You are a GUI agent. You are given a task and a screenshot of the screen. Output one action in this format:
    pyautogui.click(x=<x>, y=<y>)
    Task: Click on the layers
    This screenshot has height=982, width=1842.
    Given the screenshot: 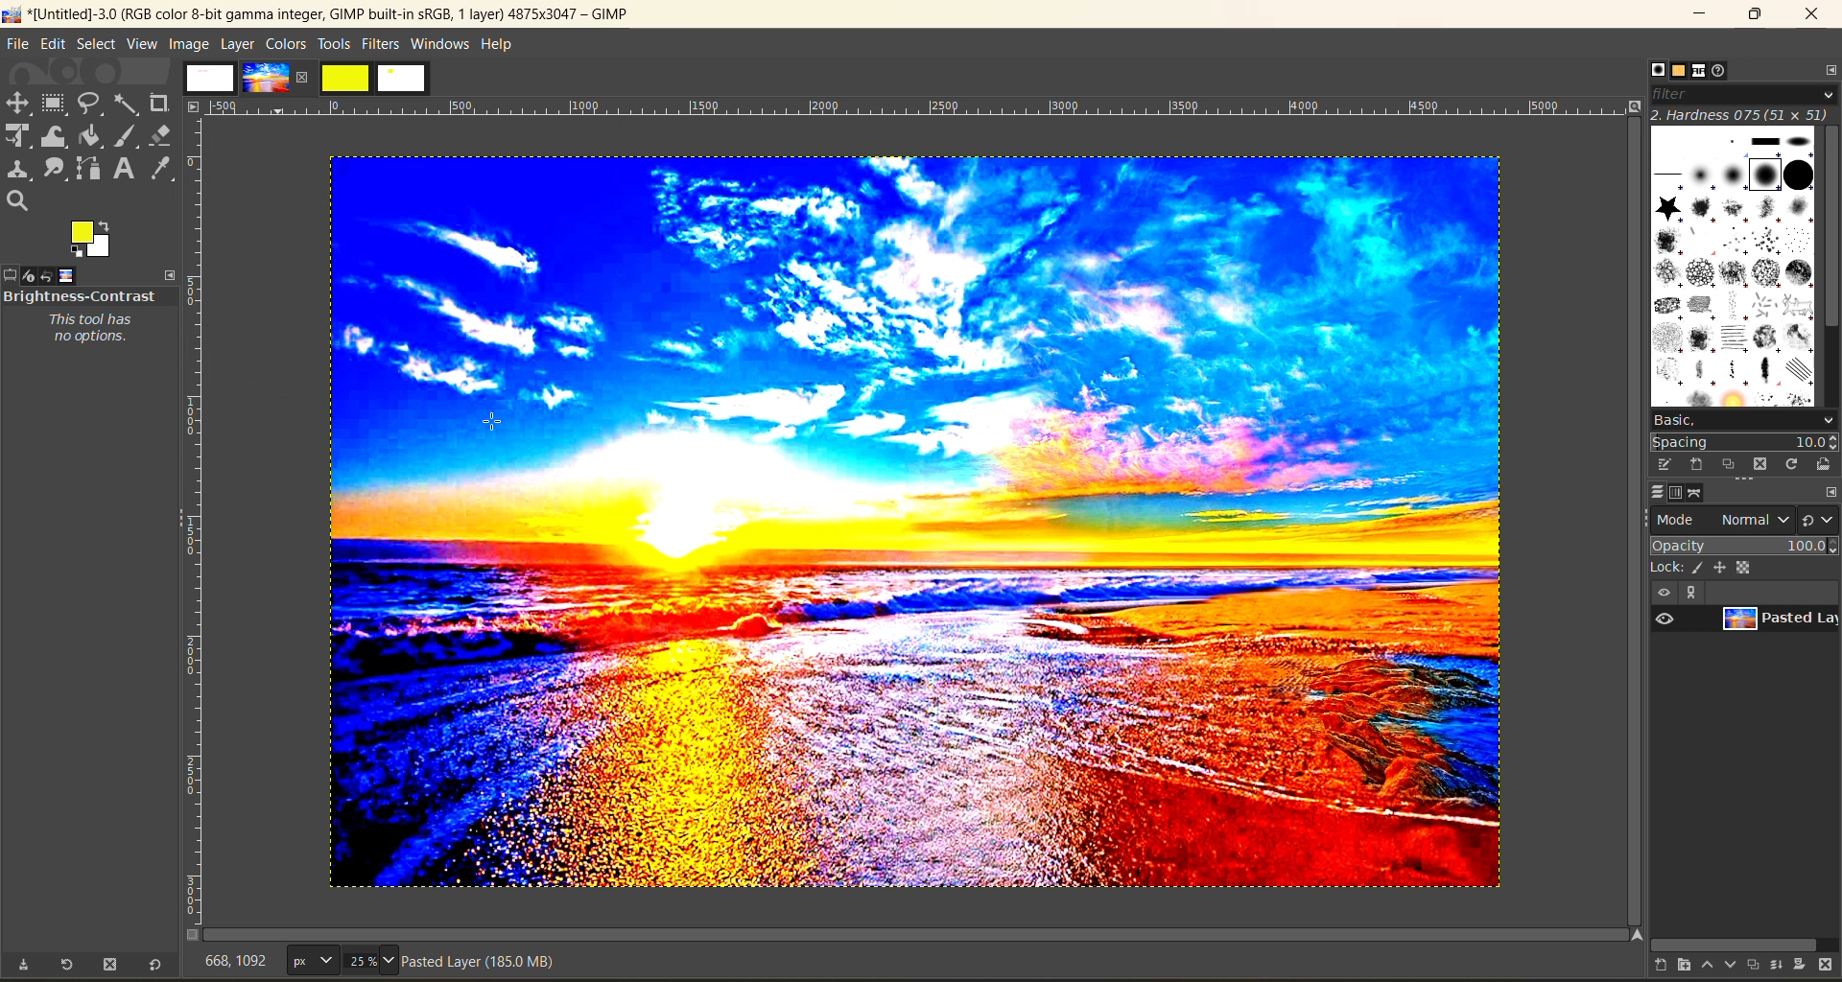 What is the action you would take?
    pyautogui.click(x=1657, y=492)
    